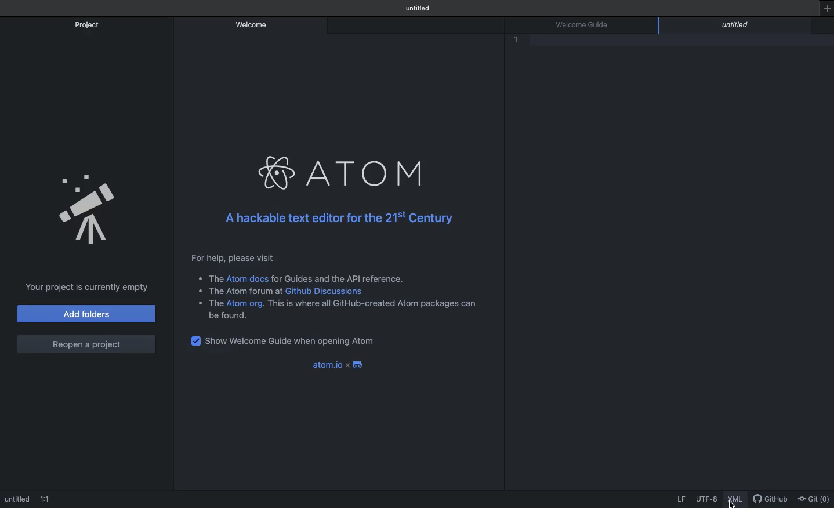  I want to click on Project, so click(87, 210).